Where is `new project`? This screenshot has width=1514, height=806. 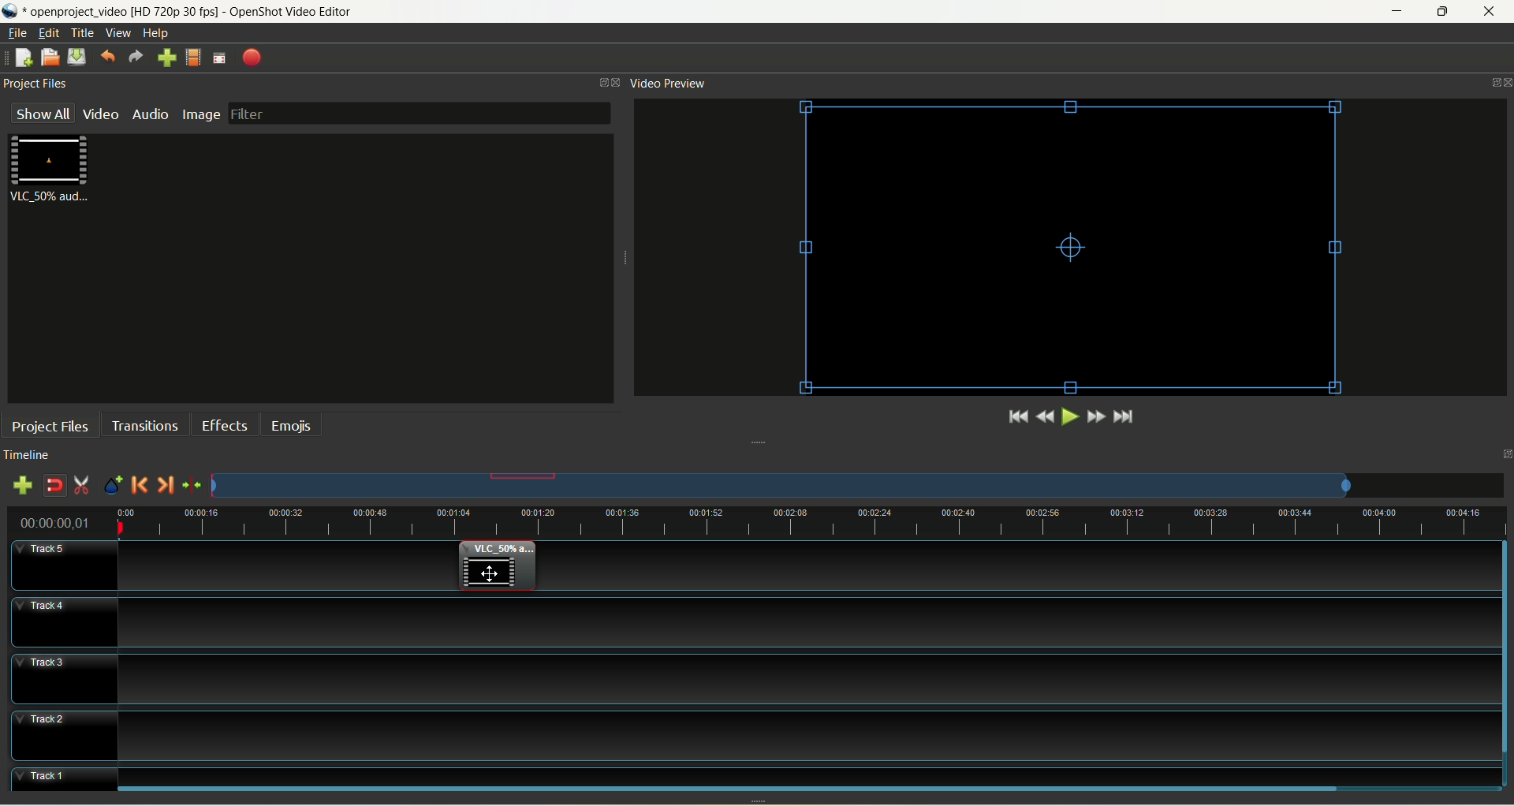
new project is located at coordinates (24, 57).